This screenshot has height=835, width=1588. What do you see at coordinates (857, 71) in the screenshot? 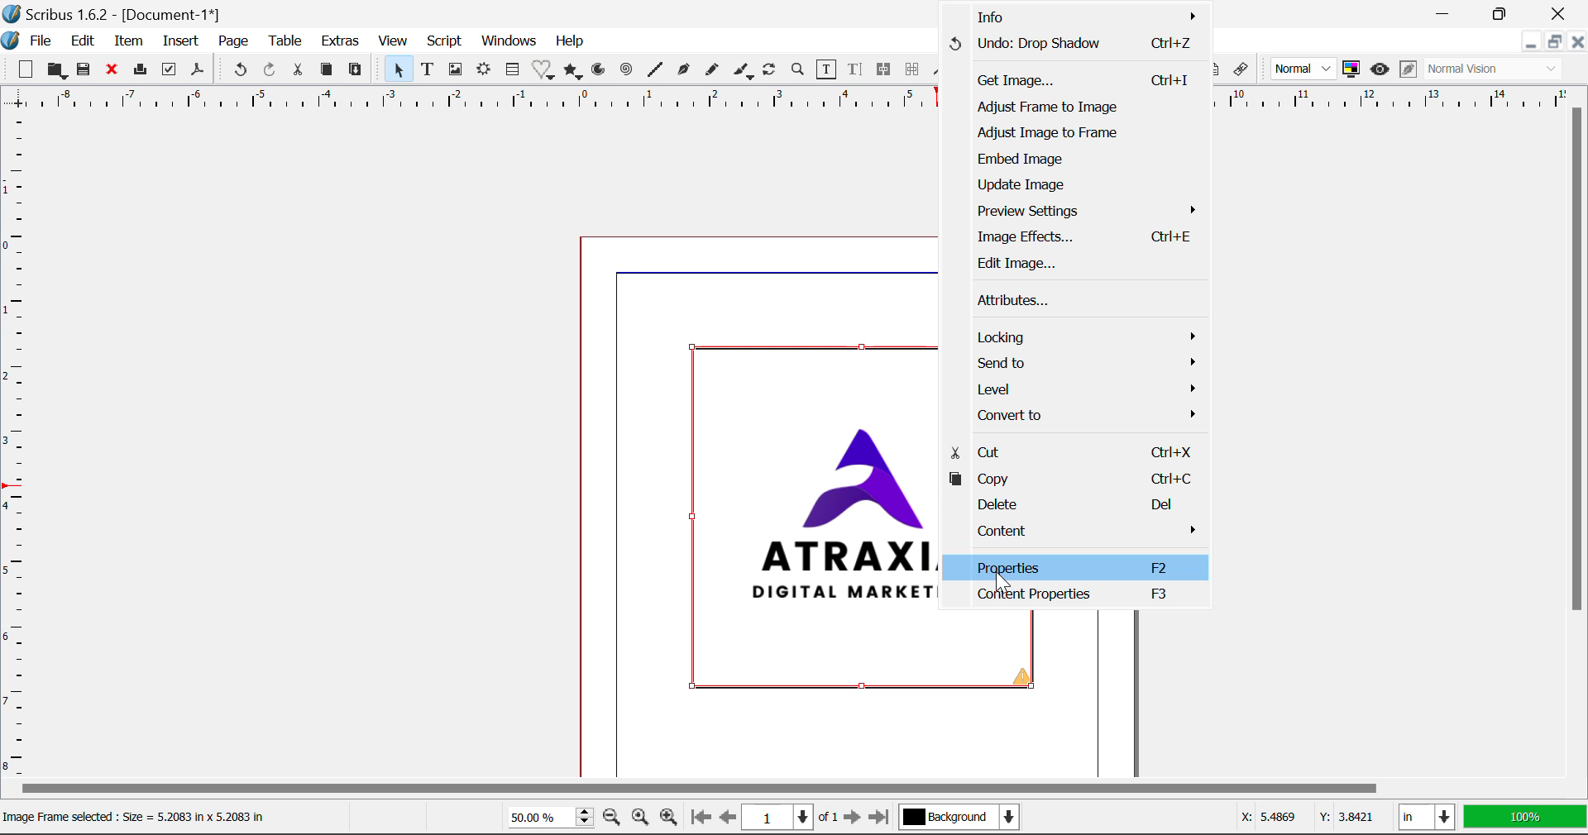
I see `Edit Text with Story Editor` at bounding box center [857, 71].